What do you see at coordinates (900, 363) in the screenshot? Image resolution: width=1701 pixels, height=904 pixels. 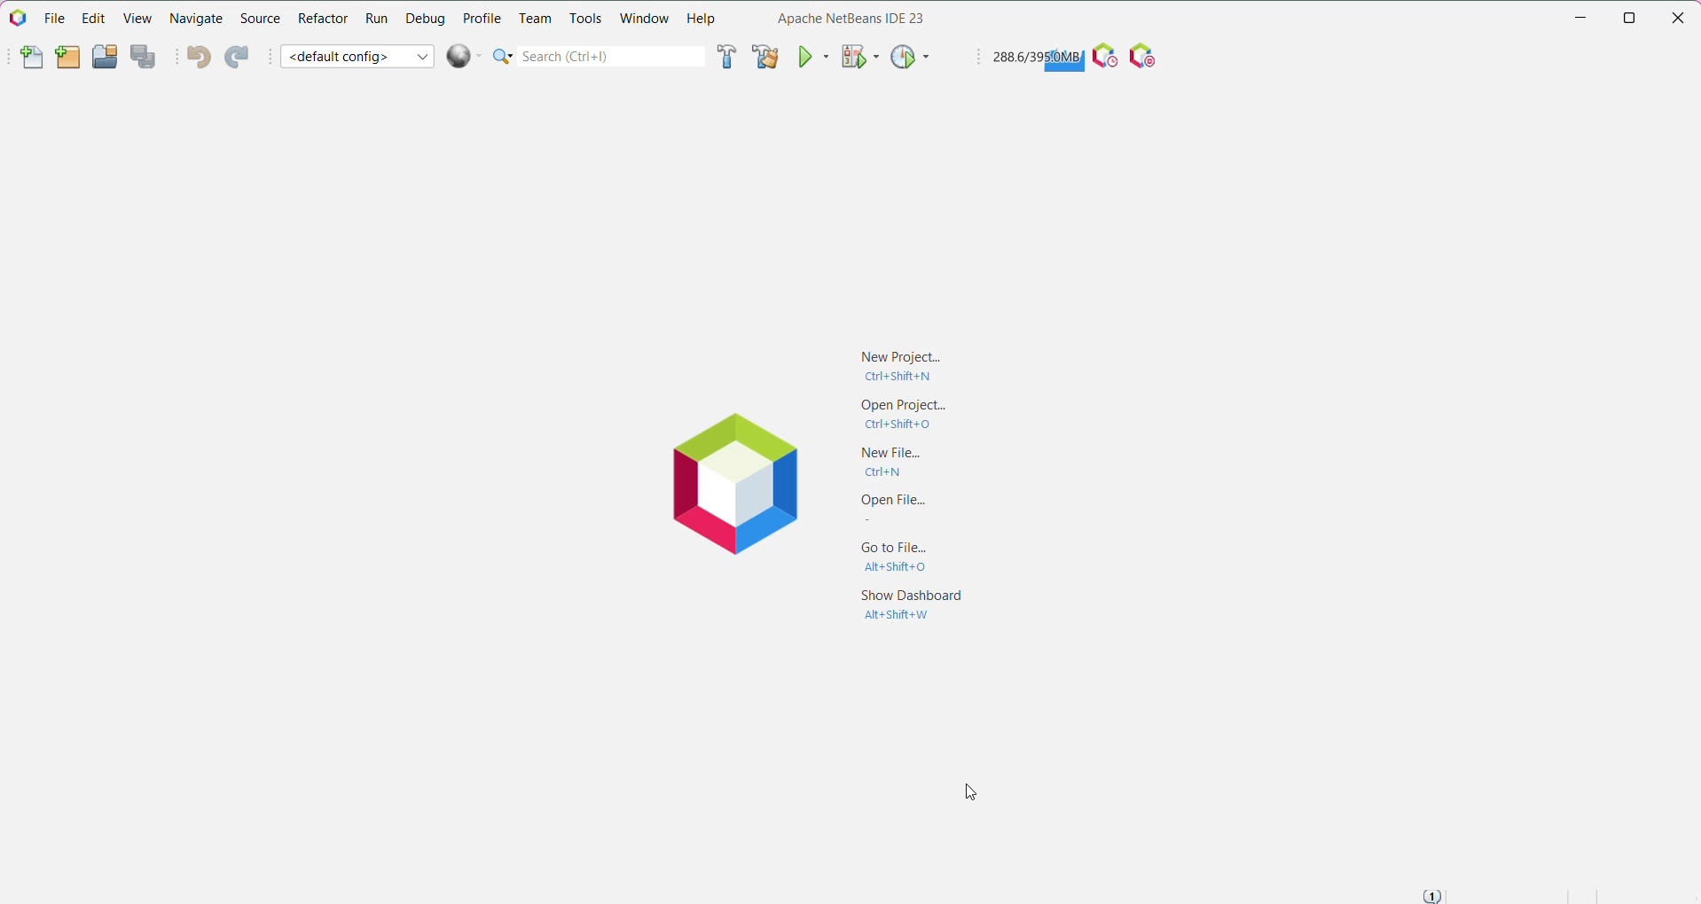 I see `New Project` at bounding box center [900, 363].